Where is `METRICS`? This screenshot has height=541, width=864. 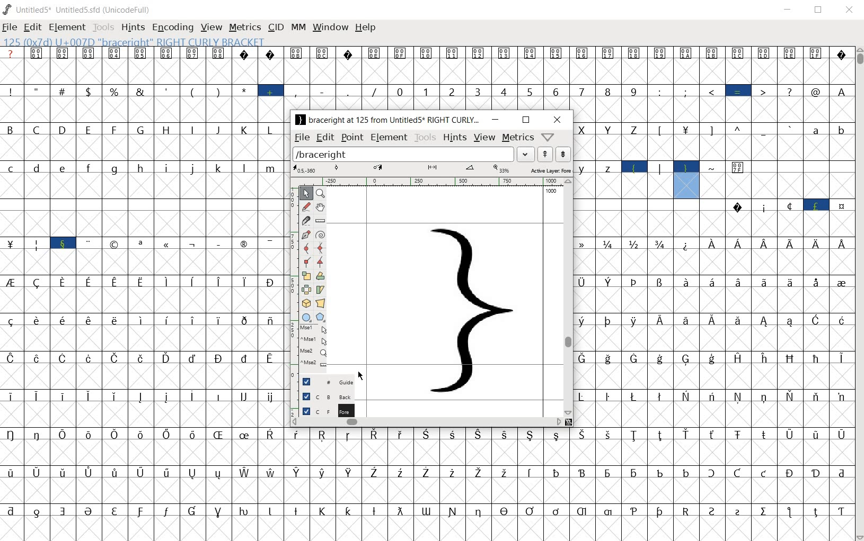 METRICS is located at coordinates (244, 28).